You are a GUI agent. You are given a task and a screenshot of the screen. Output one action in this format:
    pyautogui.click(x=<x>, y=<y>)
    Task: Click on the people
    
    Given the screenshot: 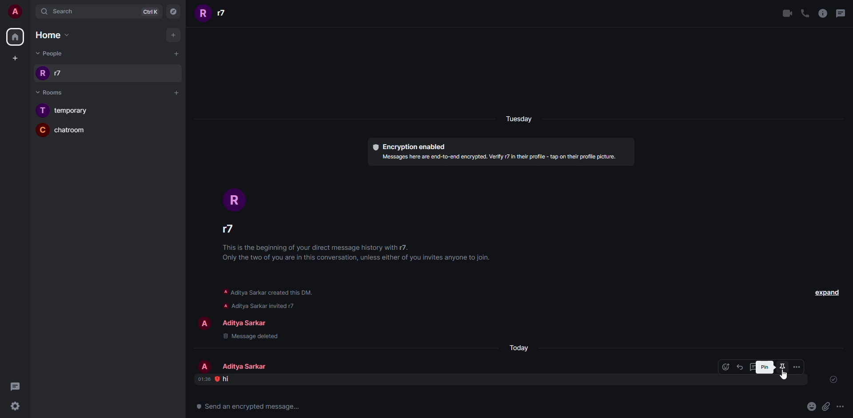 What is the action you would take?
    pyautogui.click(x=216, y=12)
    